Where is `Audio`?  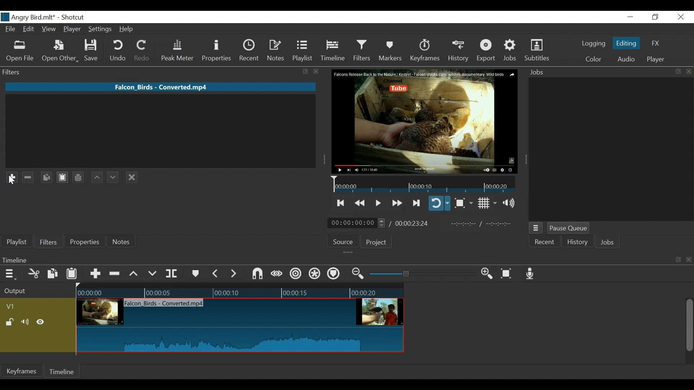 Audio is located at coordinates (626, 60).